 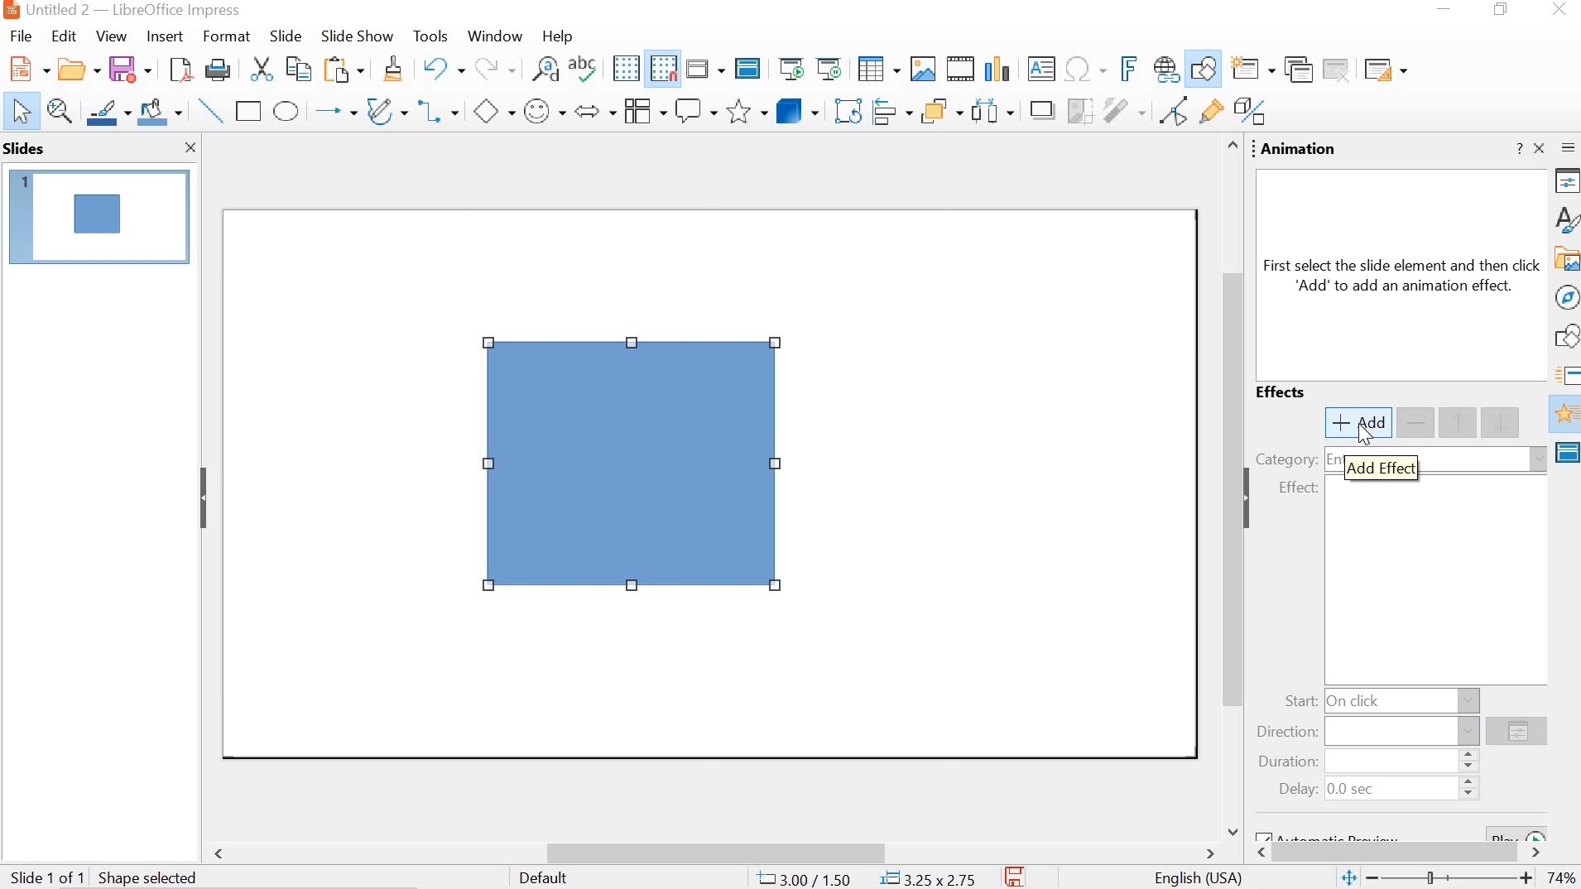 What do you see at coordinates (797, 109) in the screenshot?
I see `3D objects` at bounding box center [797, 109].